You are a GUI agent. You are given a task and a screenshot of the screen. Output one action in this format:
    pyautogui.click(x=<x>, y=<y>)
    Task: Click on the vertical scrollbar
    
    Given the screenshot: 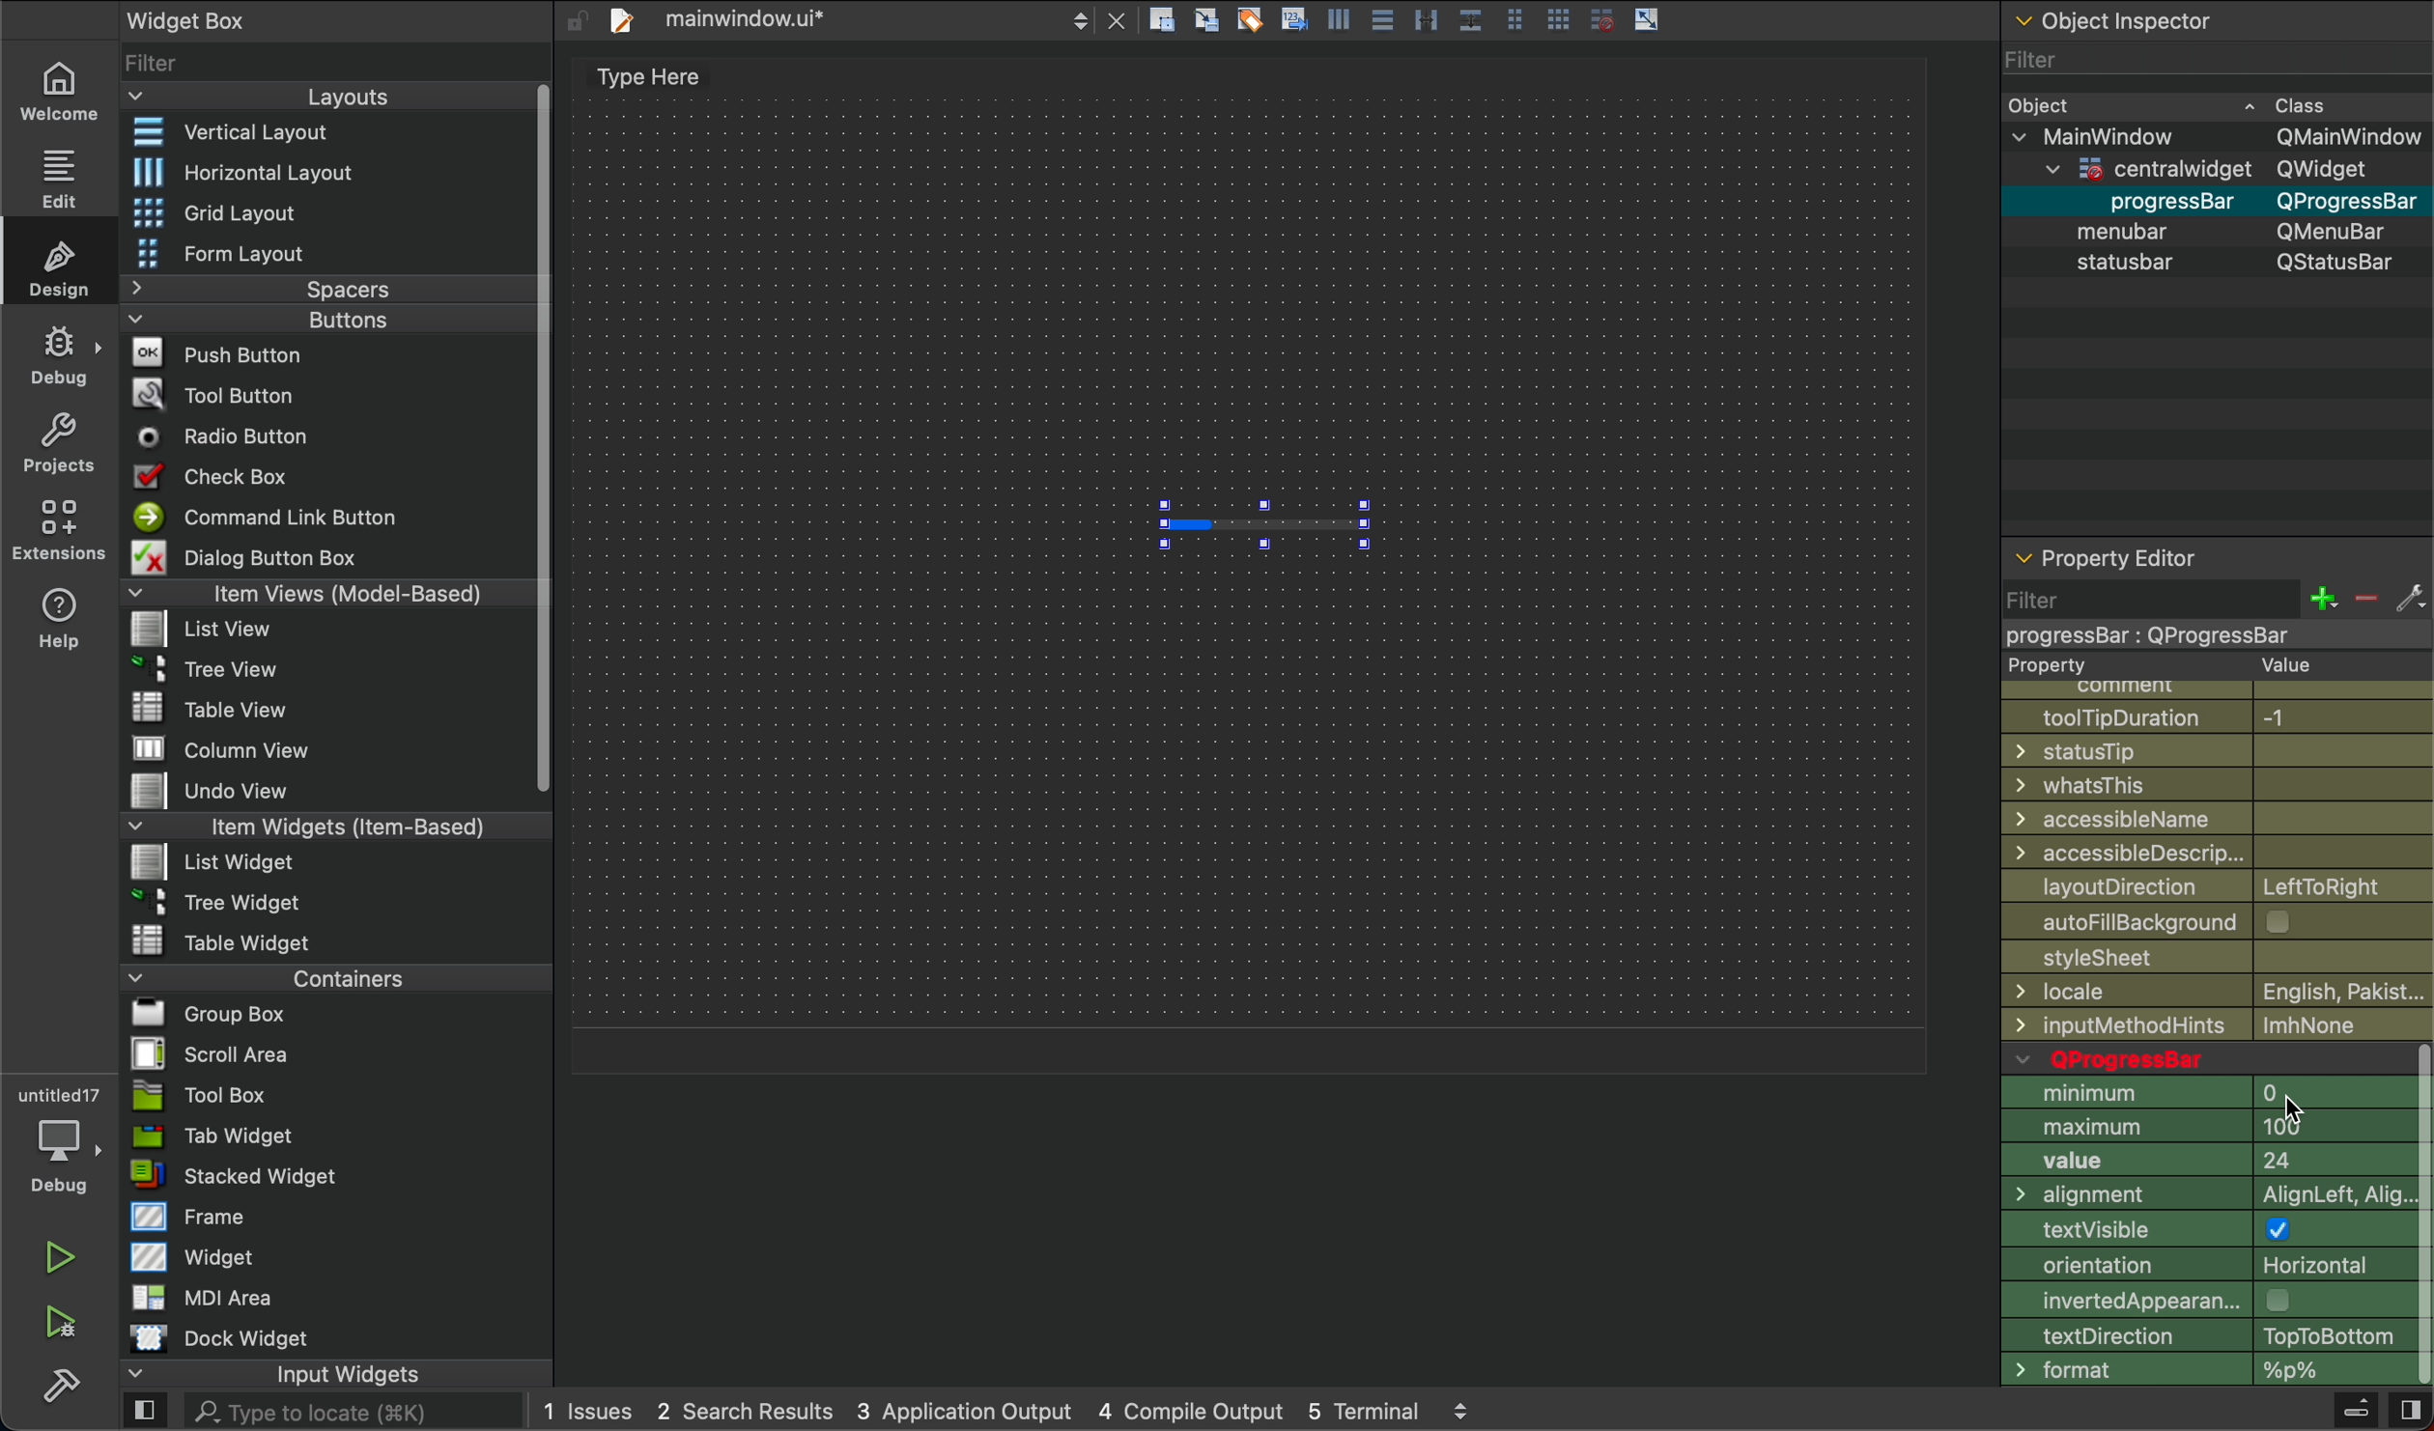 What is the action you would take?
    pyautogui.click(x=2419, y=1216)
    